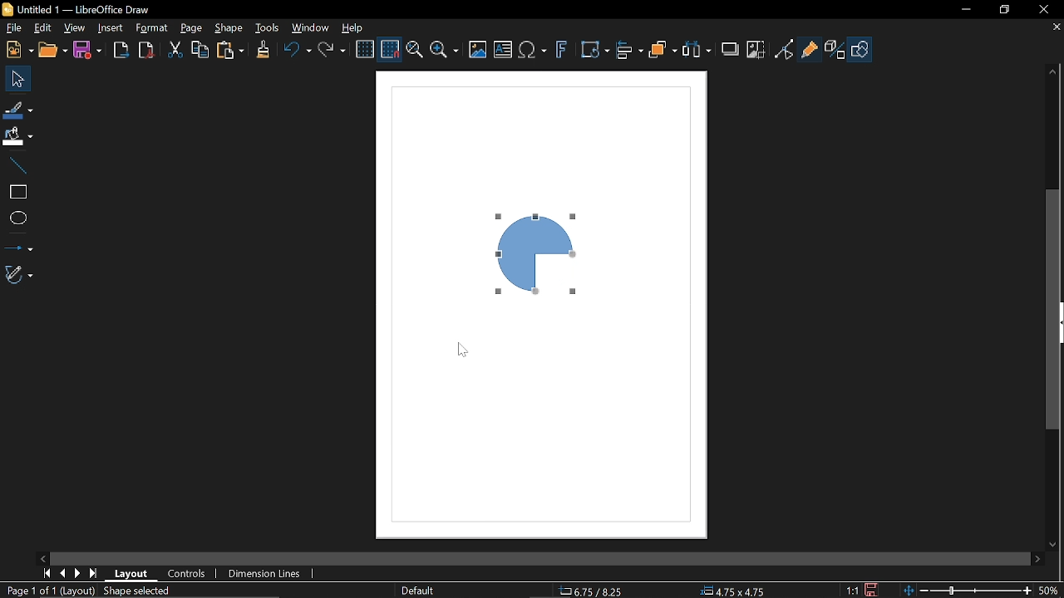 The width and height of the screenshot is (1064, 598). Describe the element at coordinates (231, 28) in the screenshot. I see `Shape` at that location.